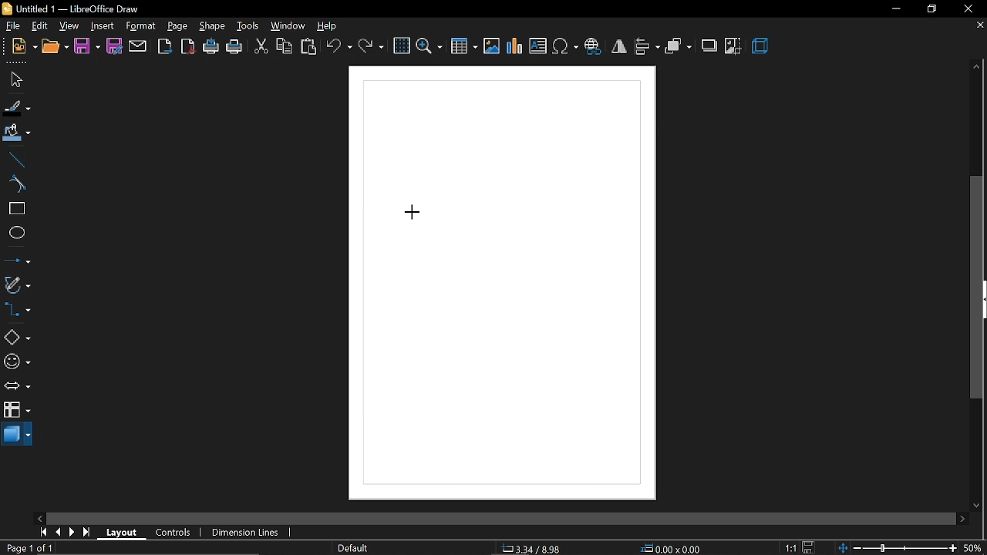 This screenshot has height=555, width=987. I want to click on controls, so click(175, 533).